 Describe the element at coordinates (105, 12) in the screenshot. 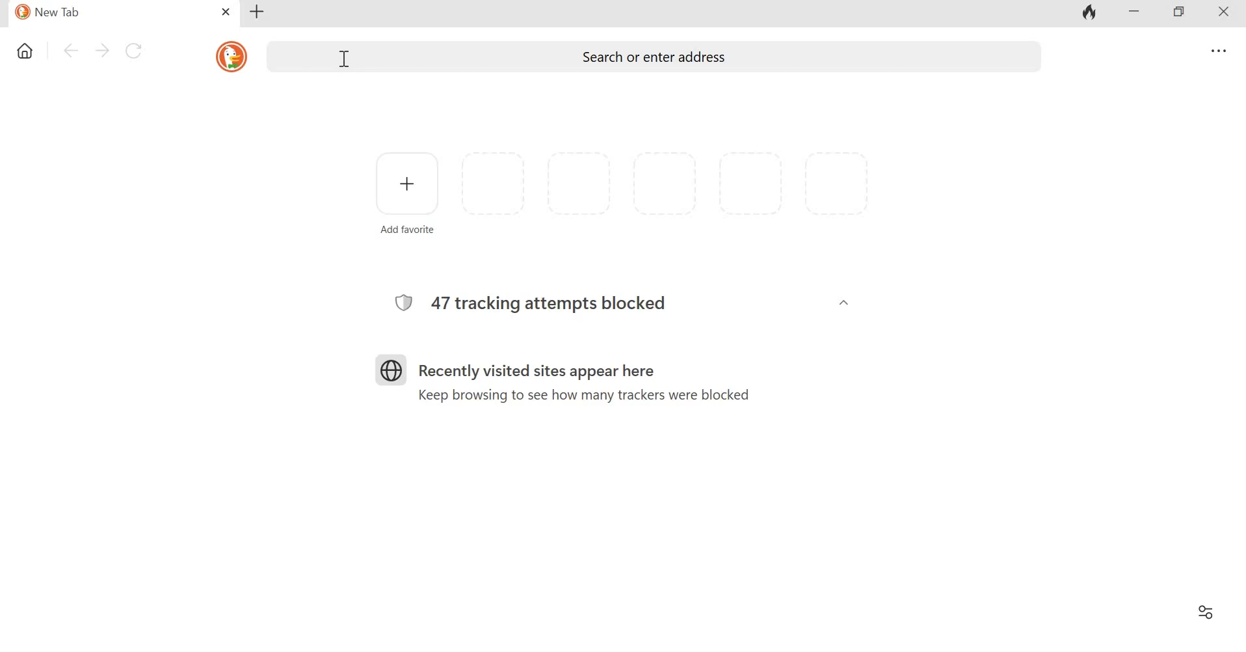

I see `New Tab` at that location.